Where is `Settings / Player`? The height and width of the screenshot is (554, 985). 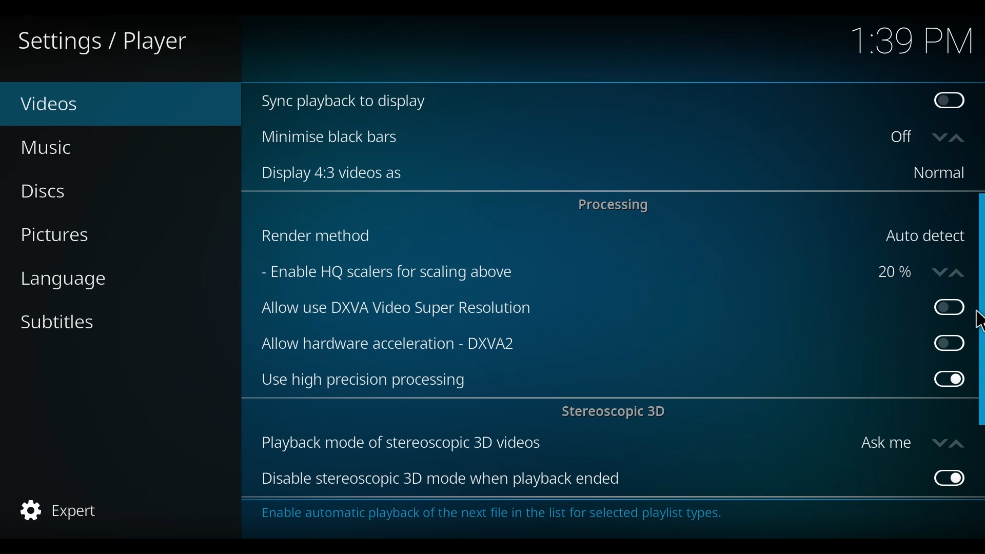 Settings / Player is located at coordinates (110, 41).